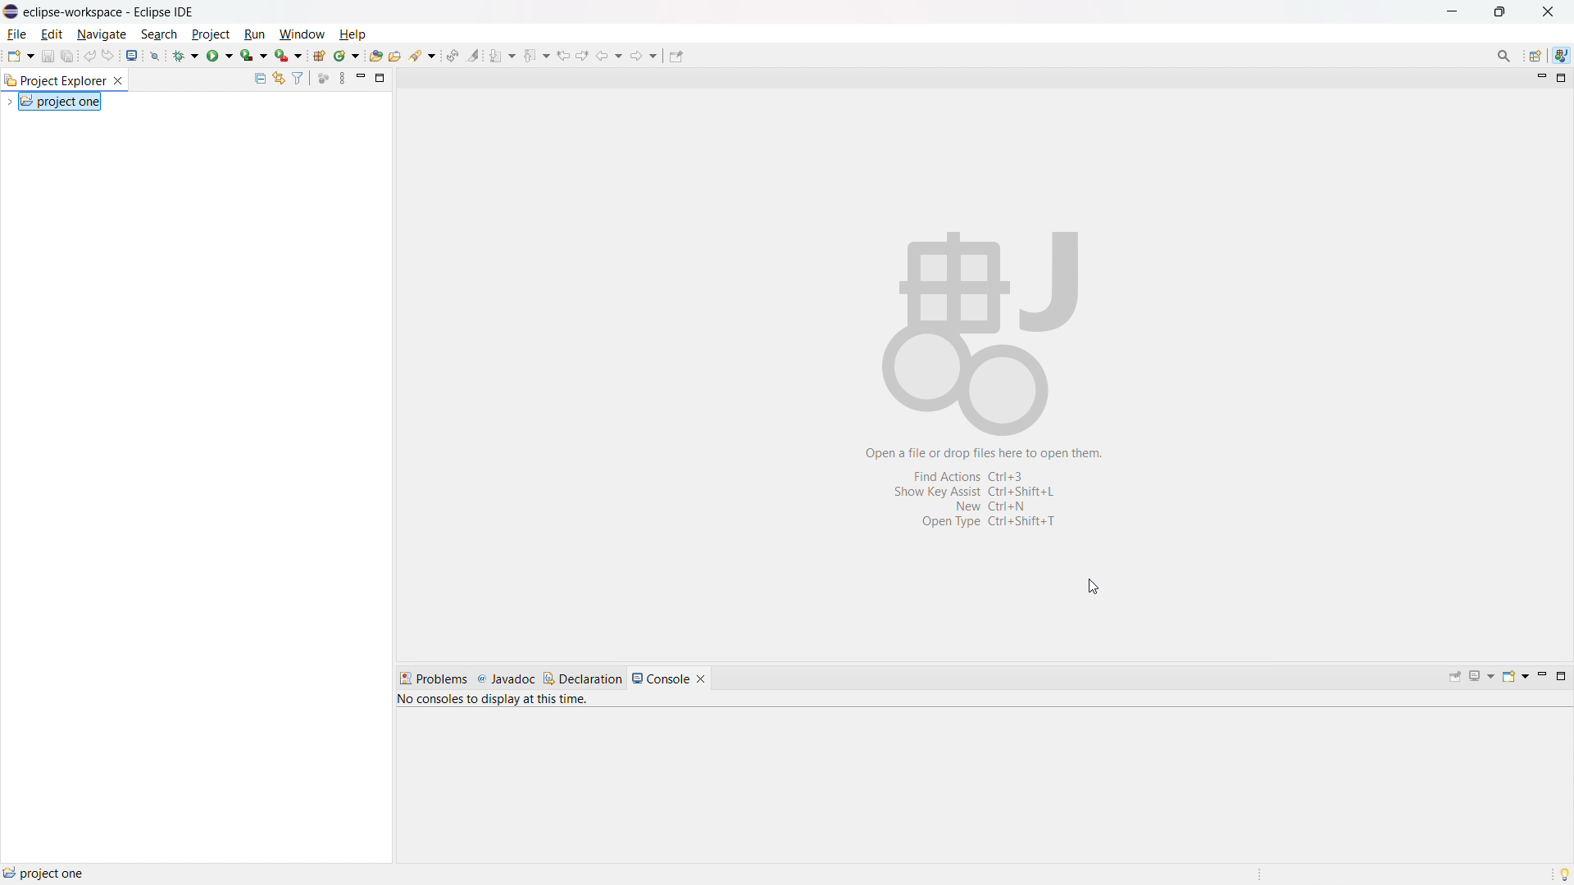 The image size is (1574, 885). I want to click on minimize, so click(1540, 677).